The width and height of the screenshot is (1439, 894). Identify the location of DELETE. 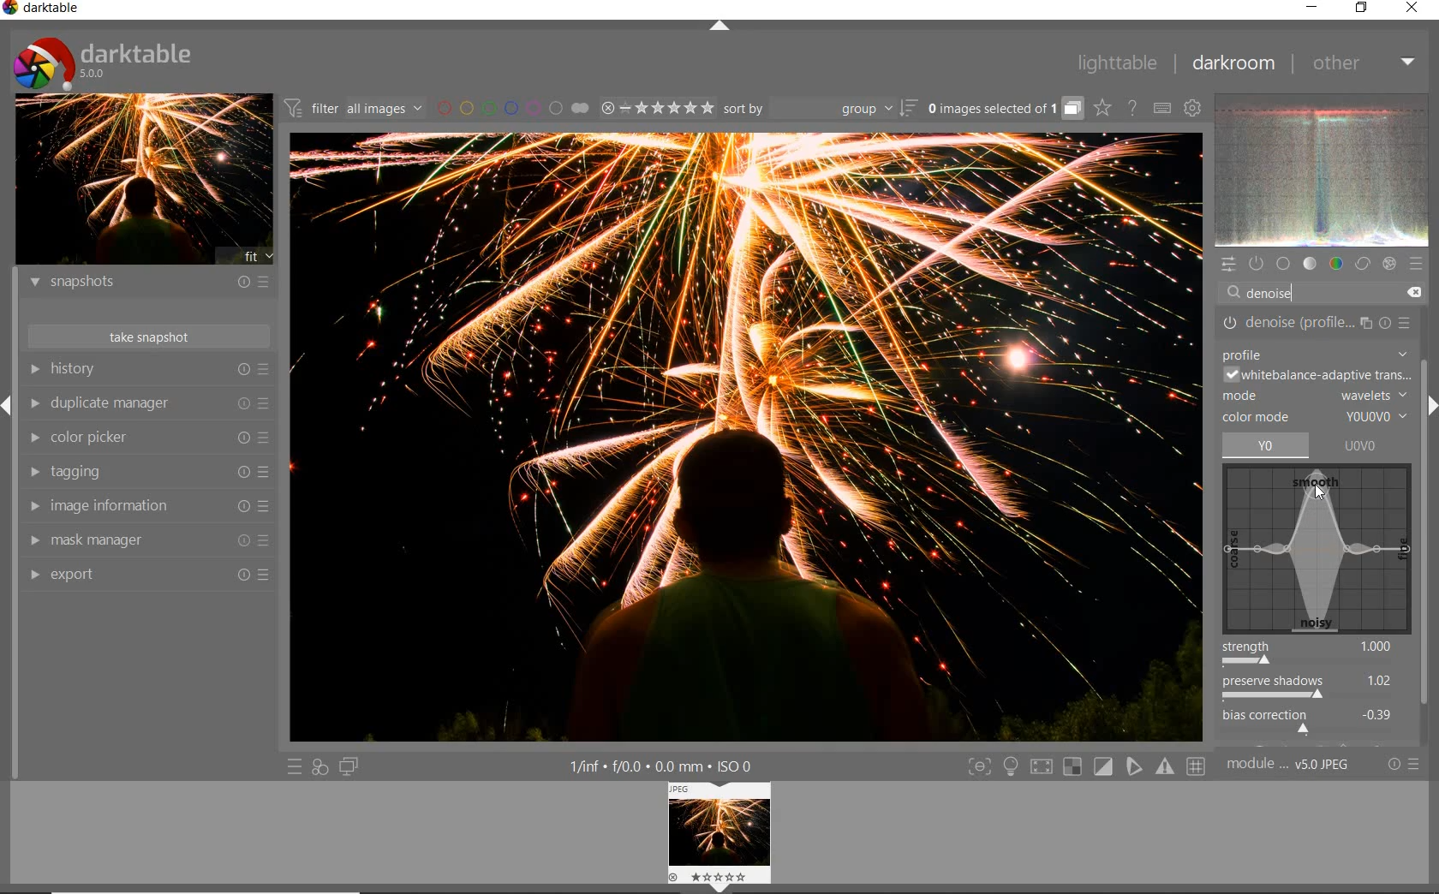
(1416, 293).